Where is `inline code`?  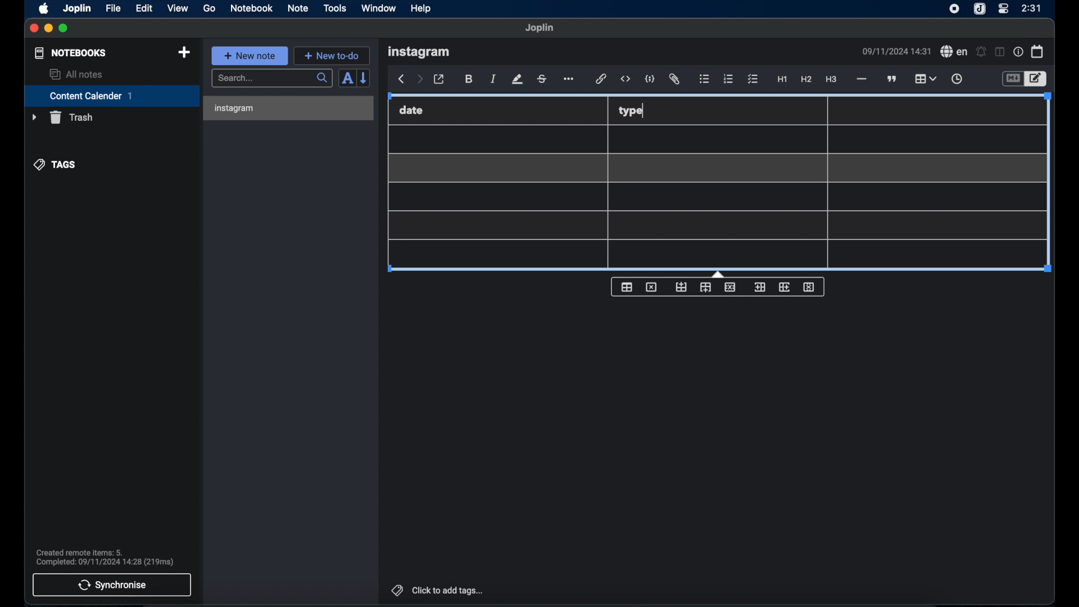 inline code is located at coordinates (625, 79).